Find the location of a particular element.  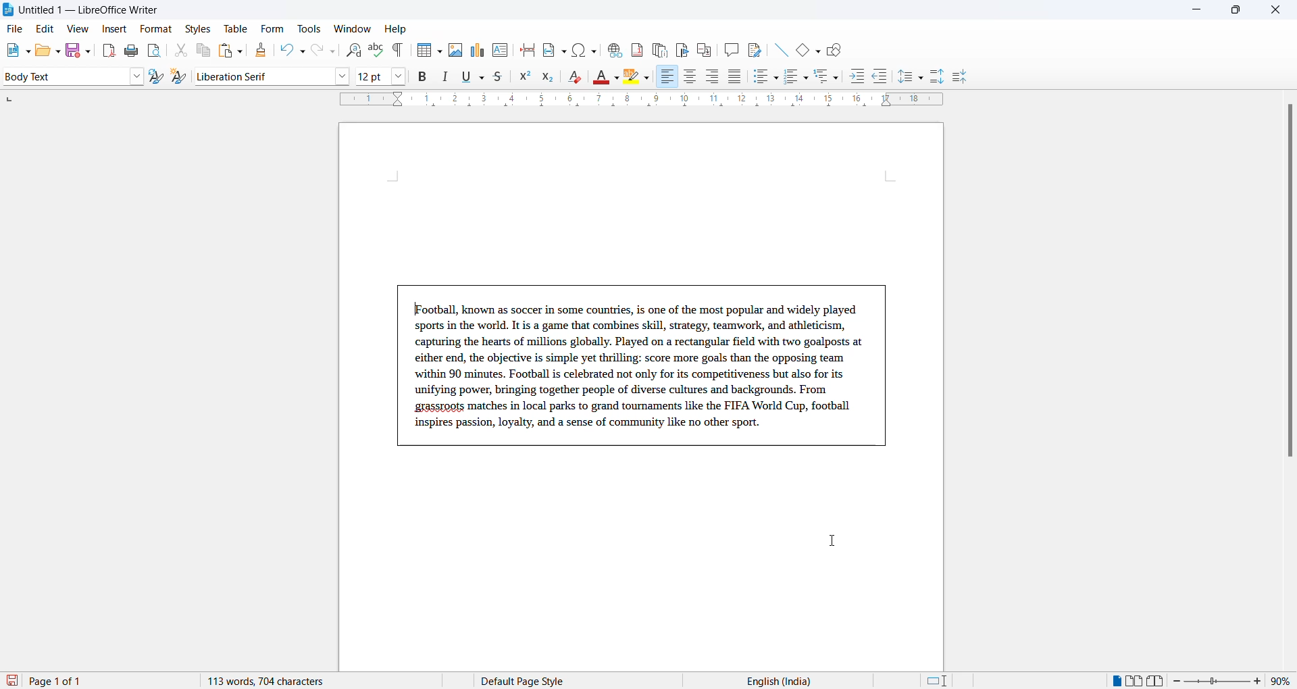

style is located at coordinates (62, 76).